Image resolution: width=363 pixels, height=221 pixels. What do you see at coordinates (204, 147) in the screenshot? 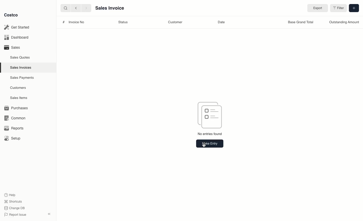
I see `cursor` at bounding box center [204, 147].